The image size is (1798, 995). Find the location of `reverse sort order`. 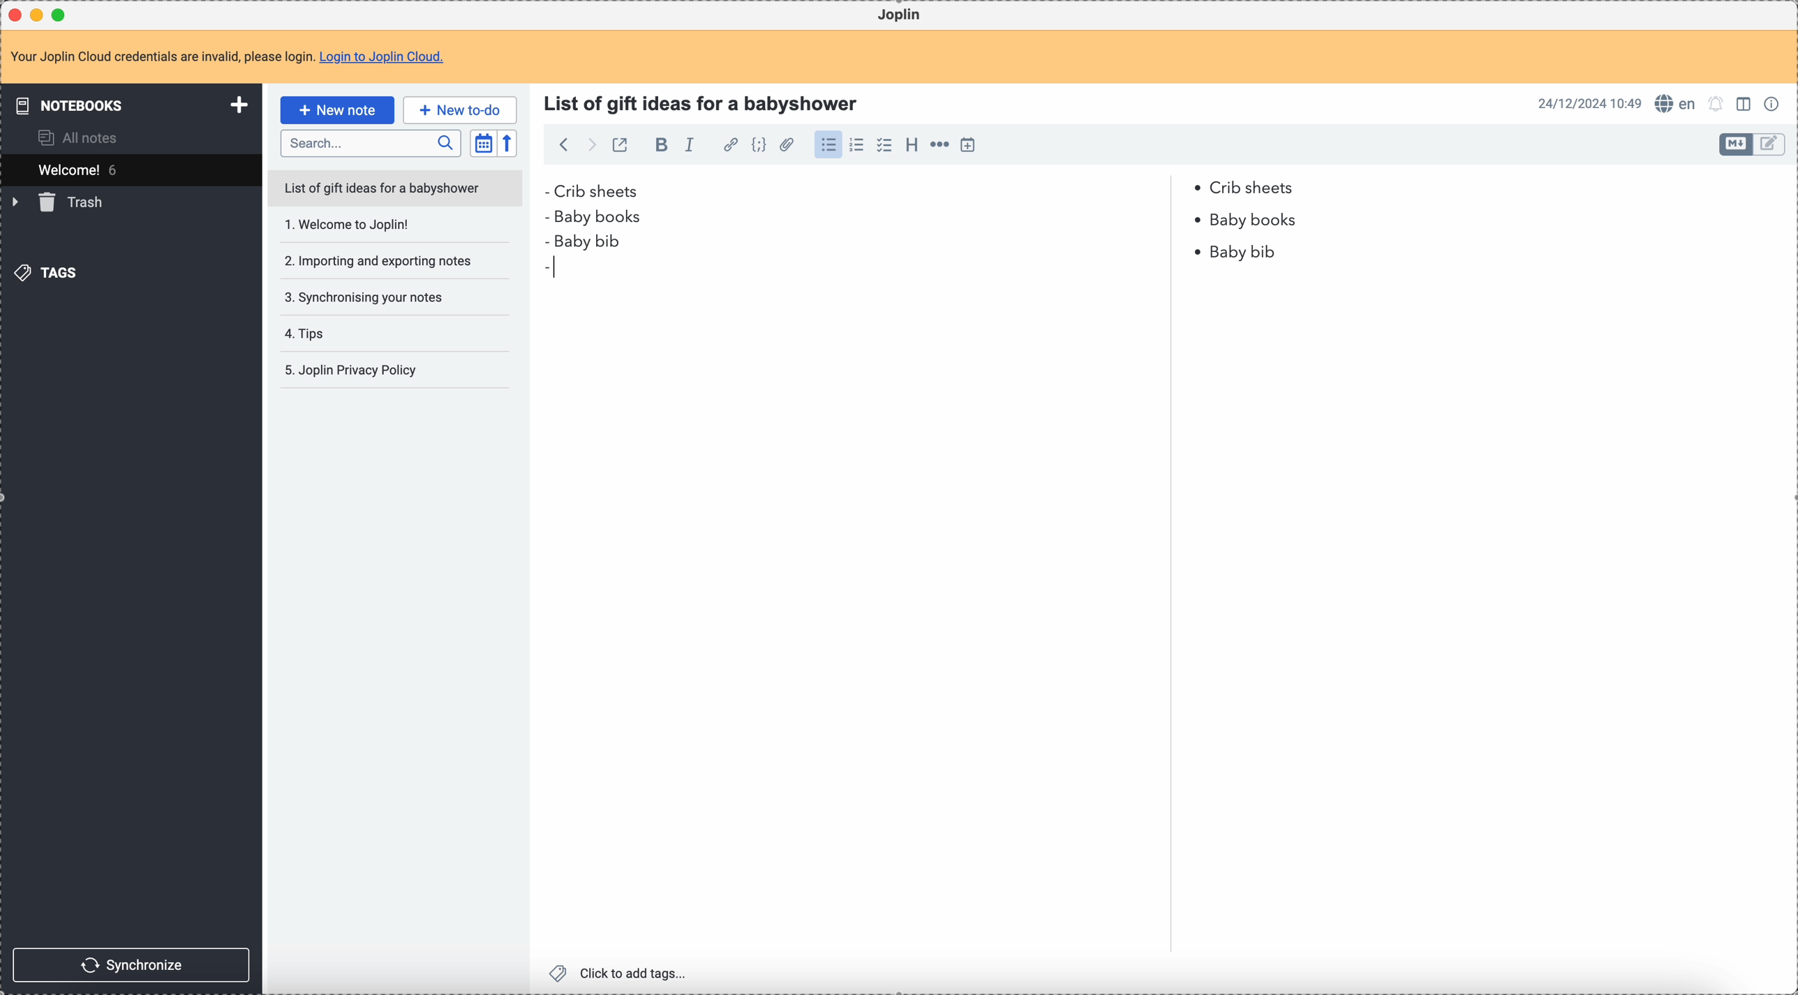

reverse sort order is located at coordinates (507, 144).